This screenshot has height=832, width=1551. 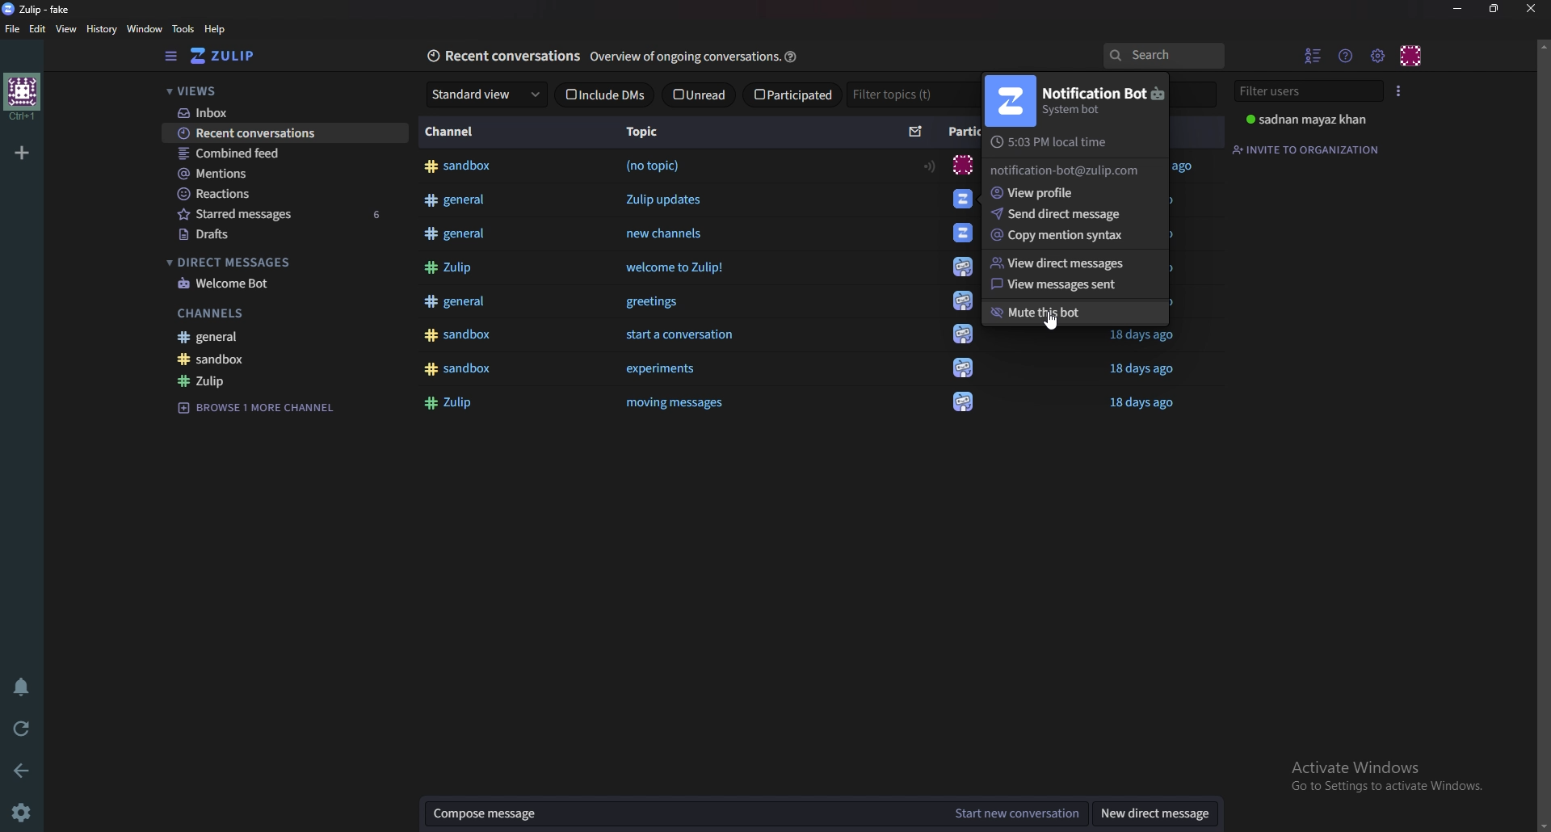 I want to click on #sandbox, so click(x=457, y=335).